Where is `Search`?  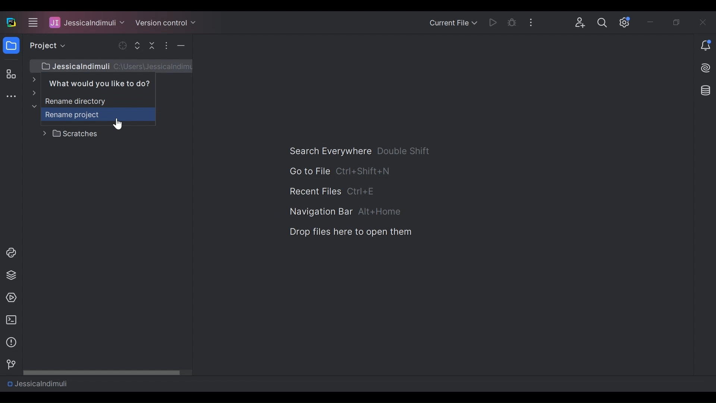 Search is located at coordinates (602, 23).